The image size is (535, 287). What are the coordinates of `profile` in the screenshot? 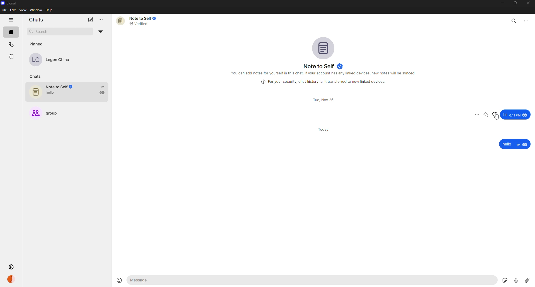 It's located at (11, 279).